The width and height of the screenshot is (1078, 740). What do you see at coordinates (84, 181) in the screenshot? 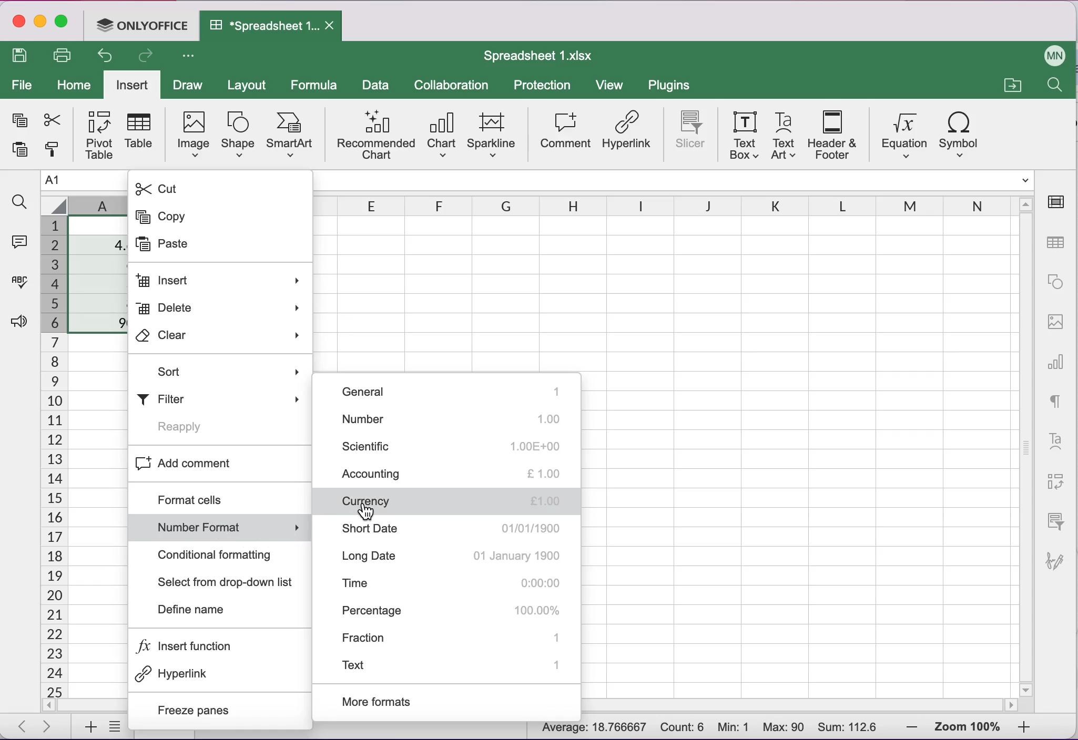
I see `Name manager A1` at bounding box center [84, 181].